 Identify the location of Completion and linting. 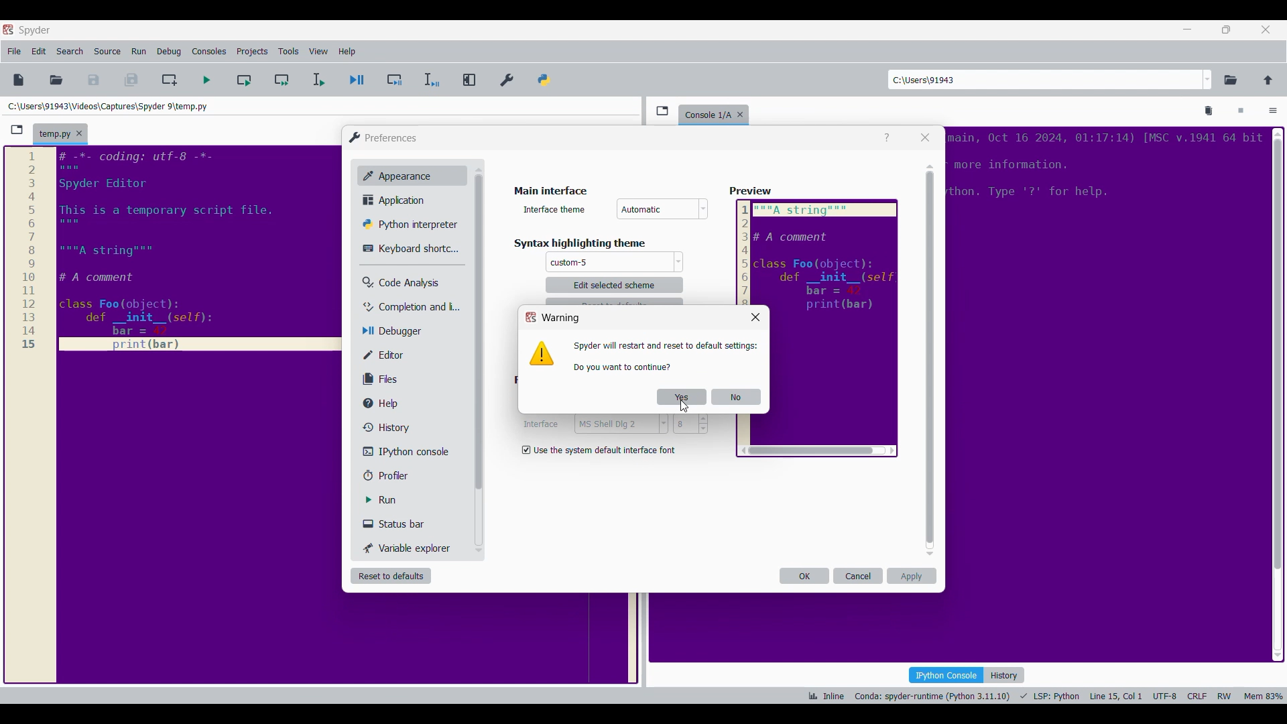
(412, 307).